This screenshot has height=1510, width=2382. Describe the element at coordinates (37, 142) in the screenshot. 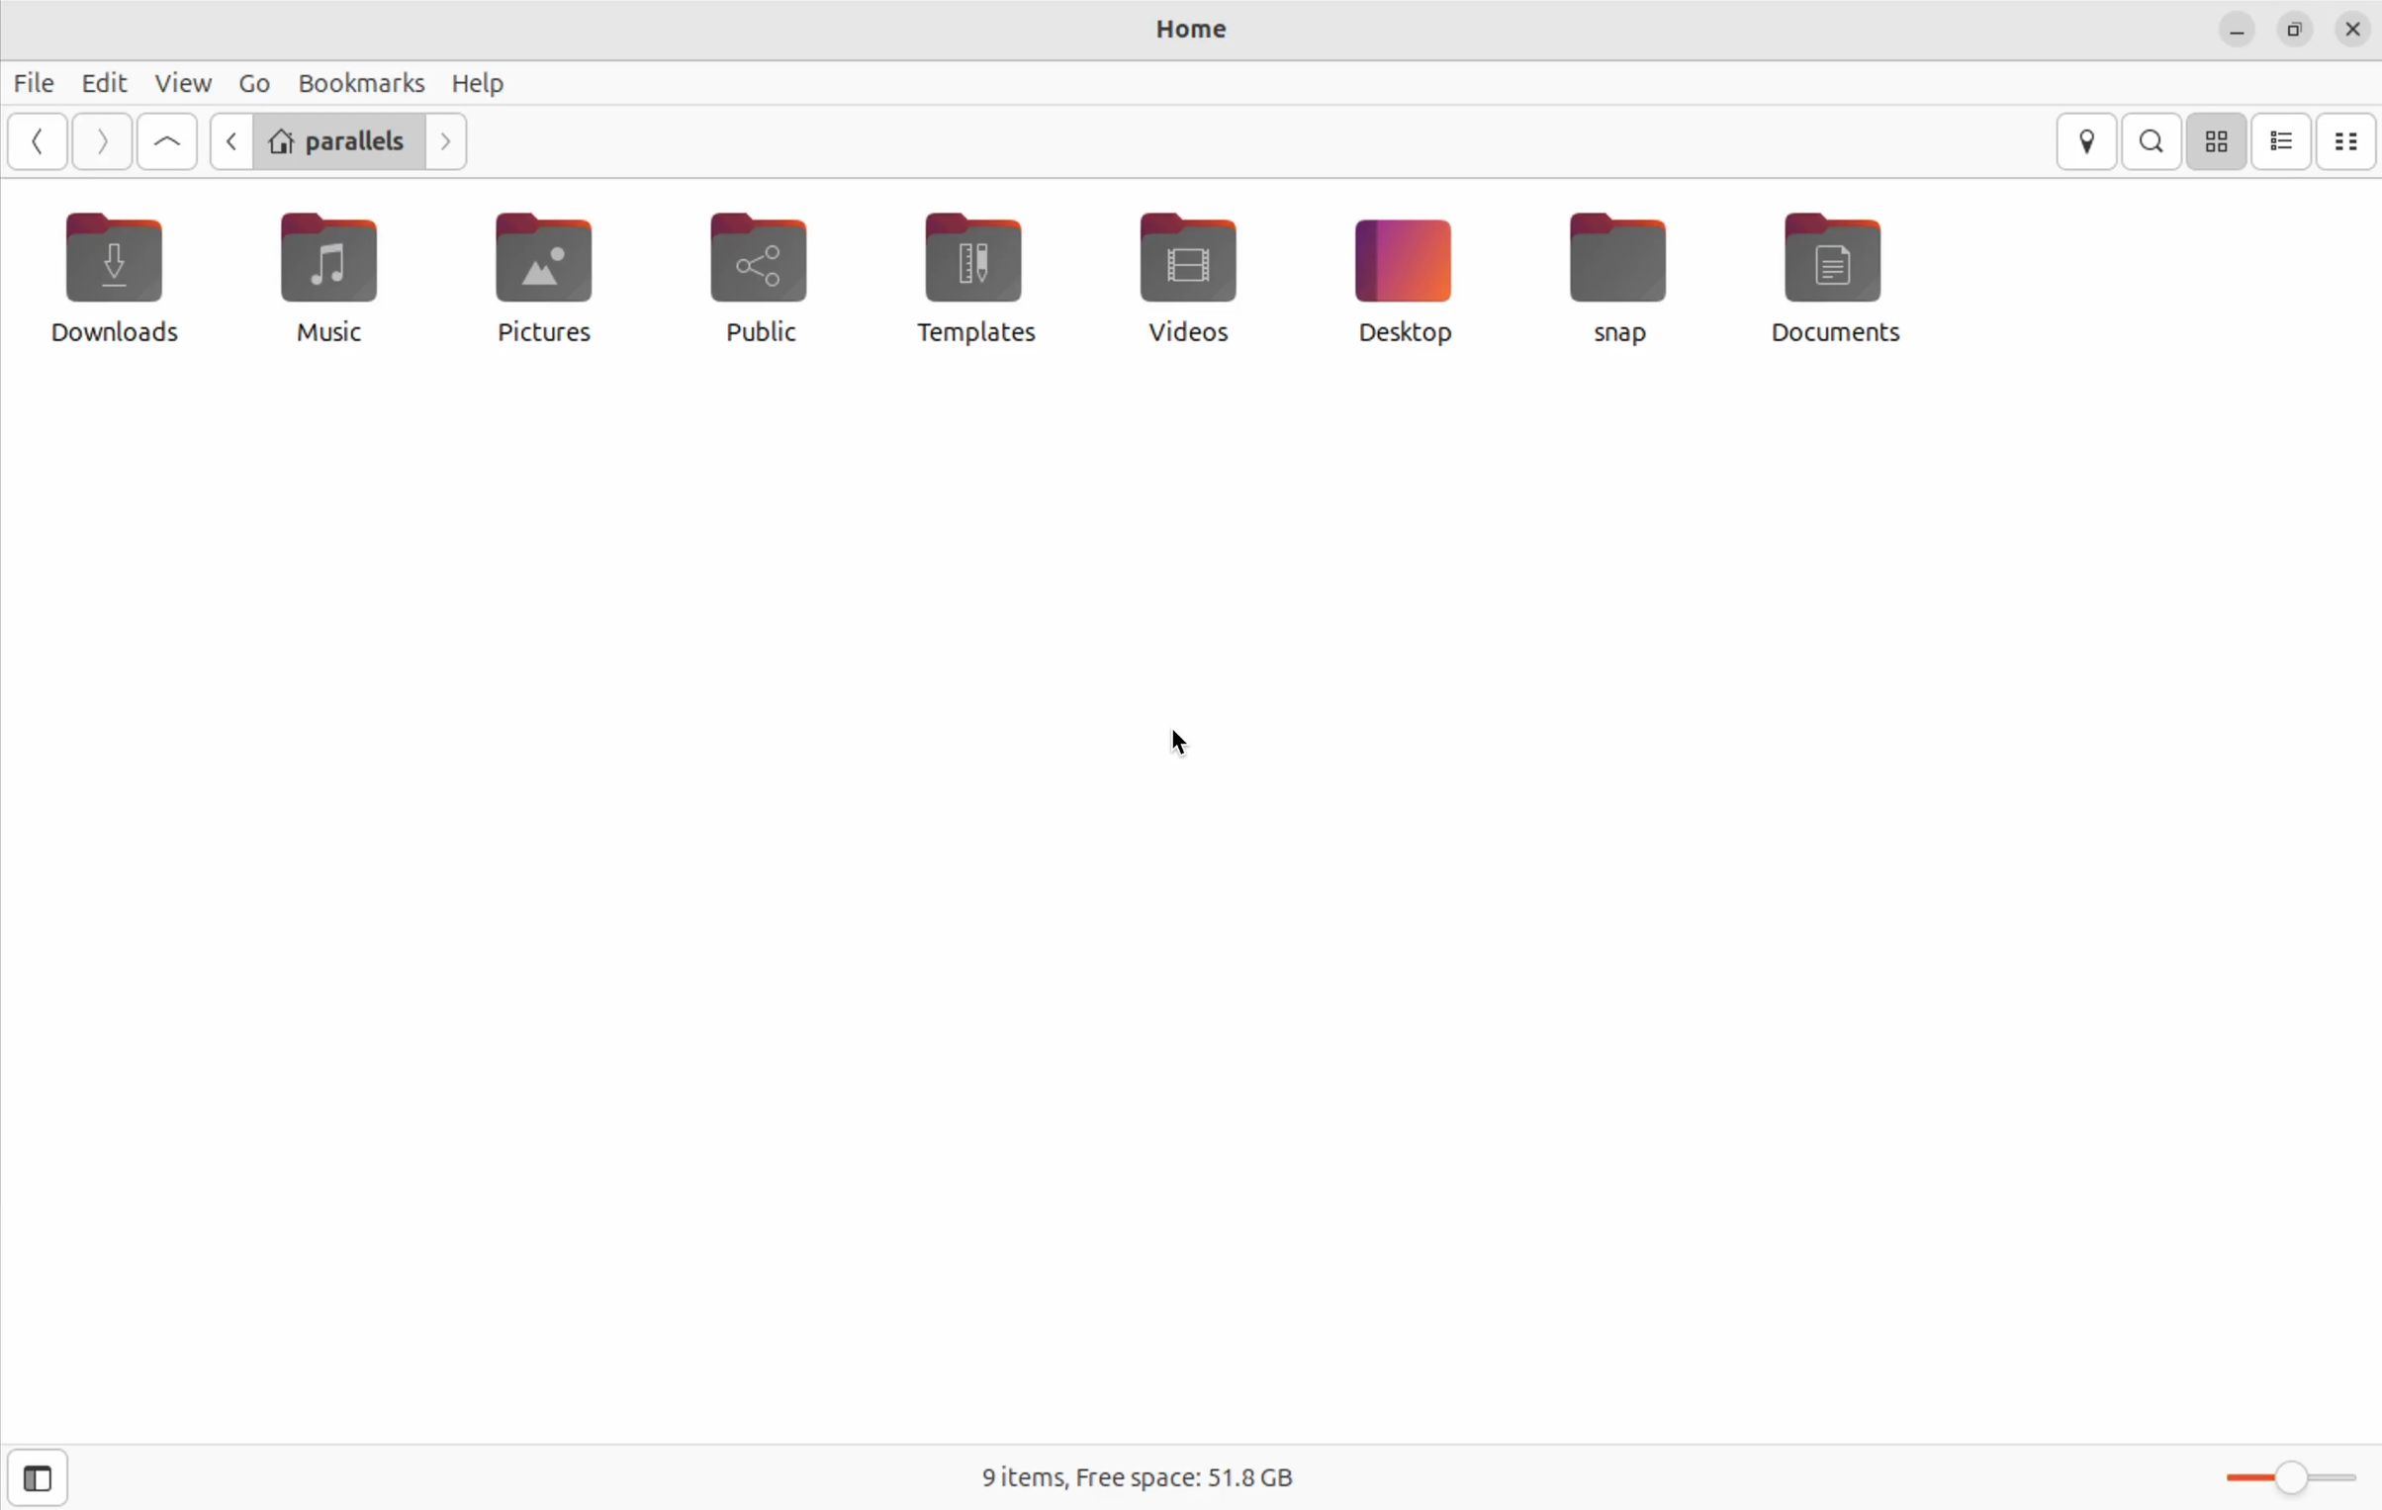

I see `Go previous` at that location.